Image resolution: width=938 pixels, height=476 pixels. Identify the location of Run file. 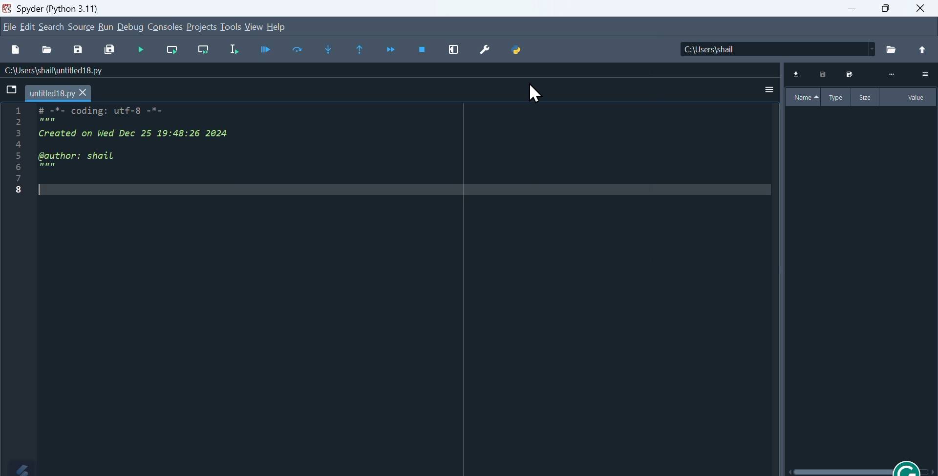
(143, 49).